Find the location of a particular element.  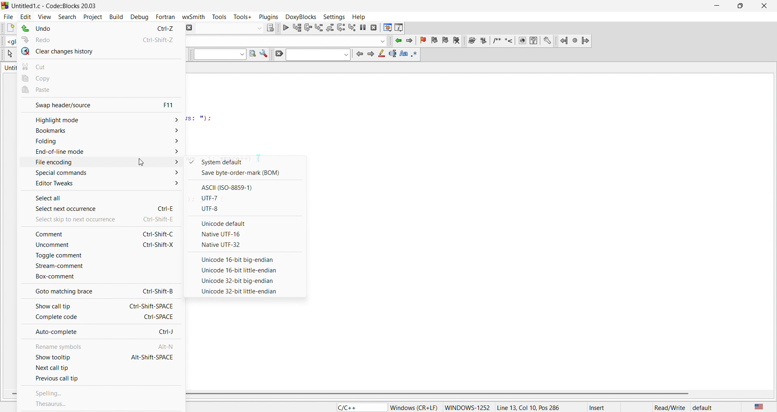

show call tip is located at coordinates (99, 305).